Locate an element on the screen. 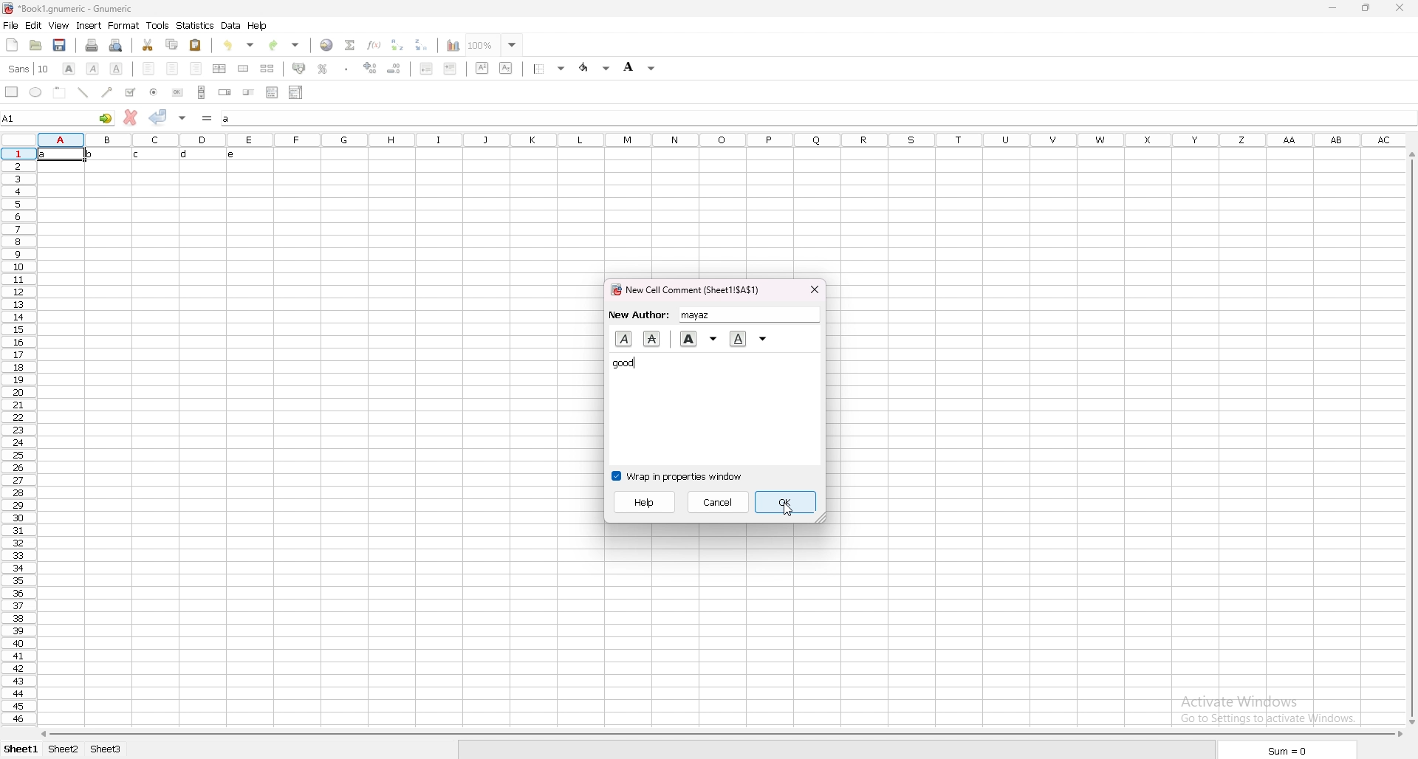 The width and height of the screenshot is (1418, 759). file name is located at coordinates (69, 8).